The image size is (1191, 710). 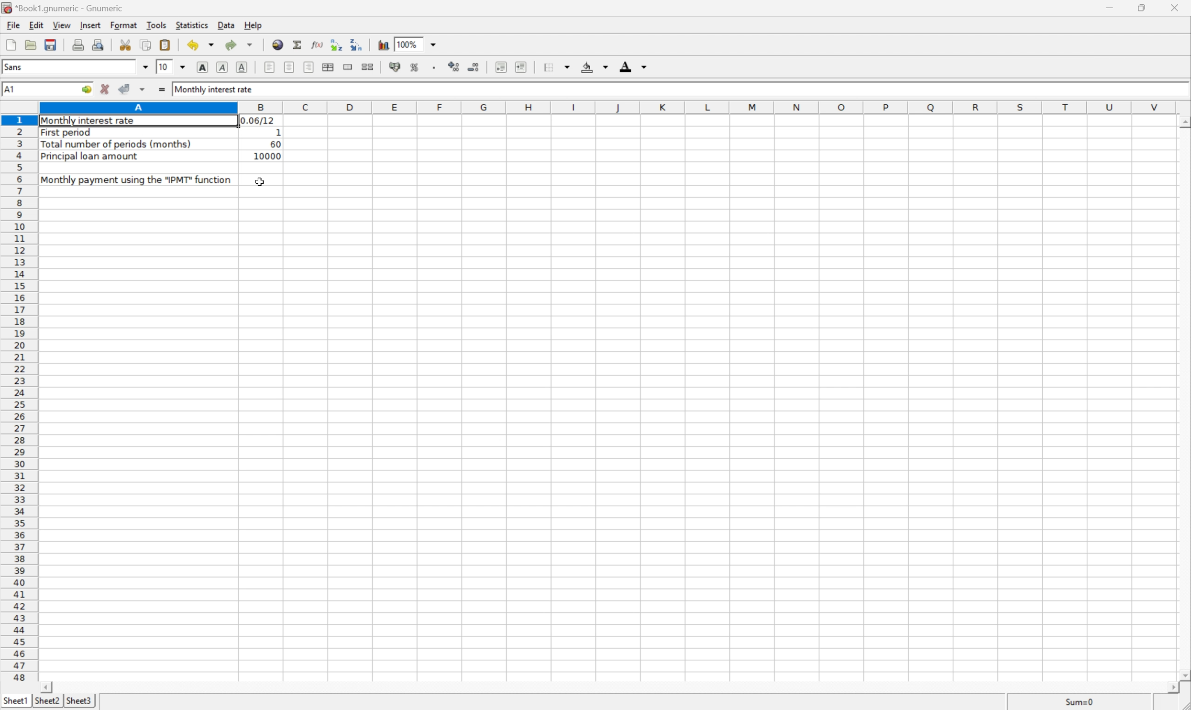 What do you see at coordinates (85, 90) in the screenshot?
I see `Go To` at bounding box center [85, 90].